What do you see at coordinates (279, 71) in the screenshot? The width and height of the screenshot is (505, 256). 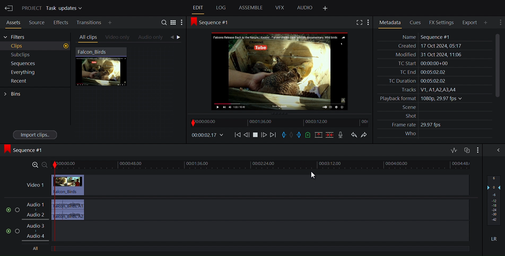 I see `Media Viewer` at bounding box center [279, 71].